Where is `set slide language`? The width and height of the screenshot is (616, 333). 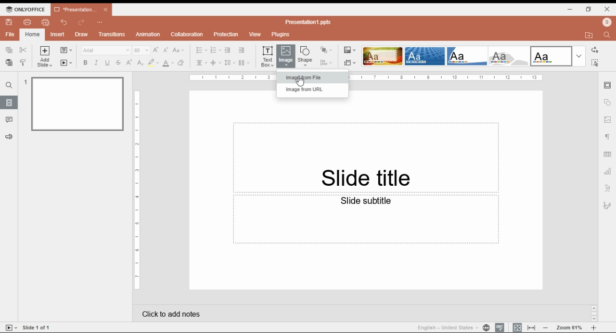 set slide language is located at coordinates (486, 327).